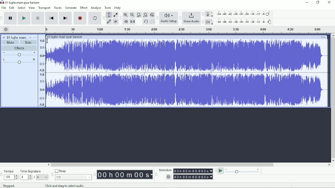 The image size is (335, 188). What do you see at coordinates (323, 37) in the screenshot?
I see `More options` at bounding box center [323, 37].